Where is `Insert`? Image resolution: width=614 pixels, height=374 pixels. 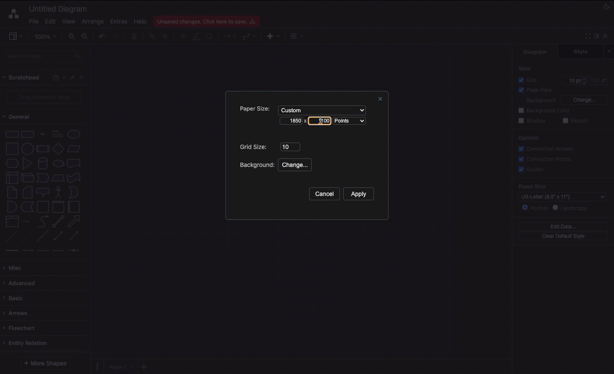
Insert is located at coordinates (271, 35).